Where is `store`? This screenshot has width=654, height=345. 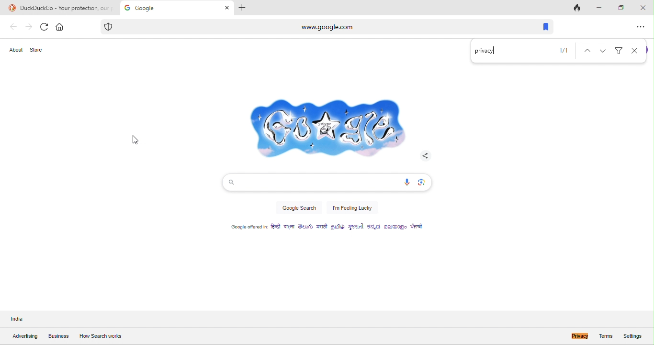 store is located at coordinates (40, 50).